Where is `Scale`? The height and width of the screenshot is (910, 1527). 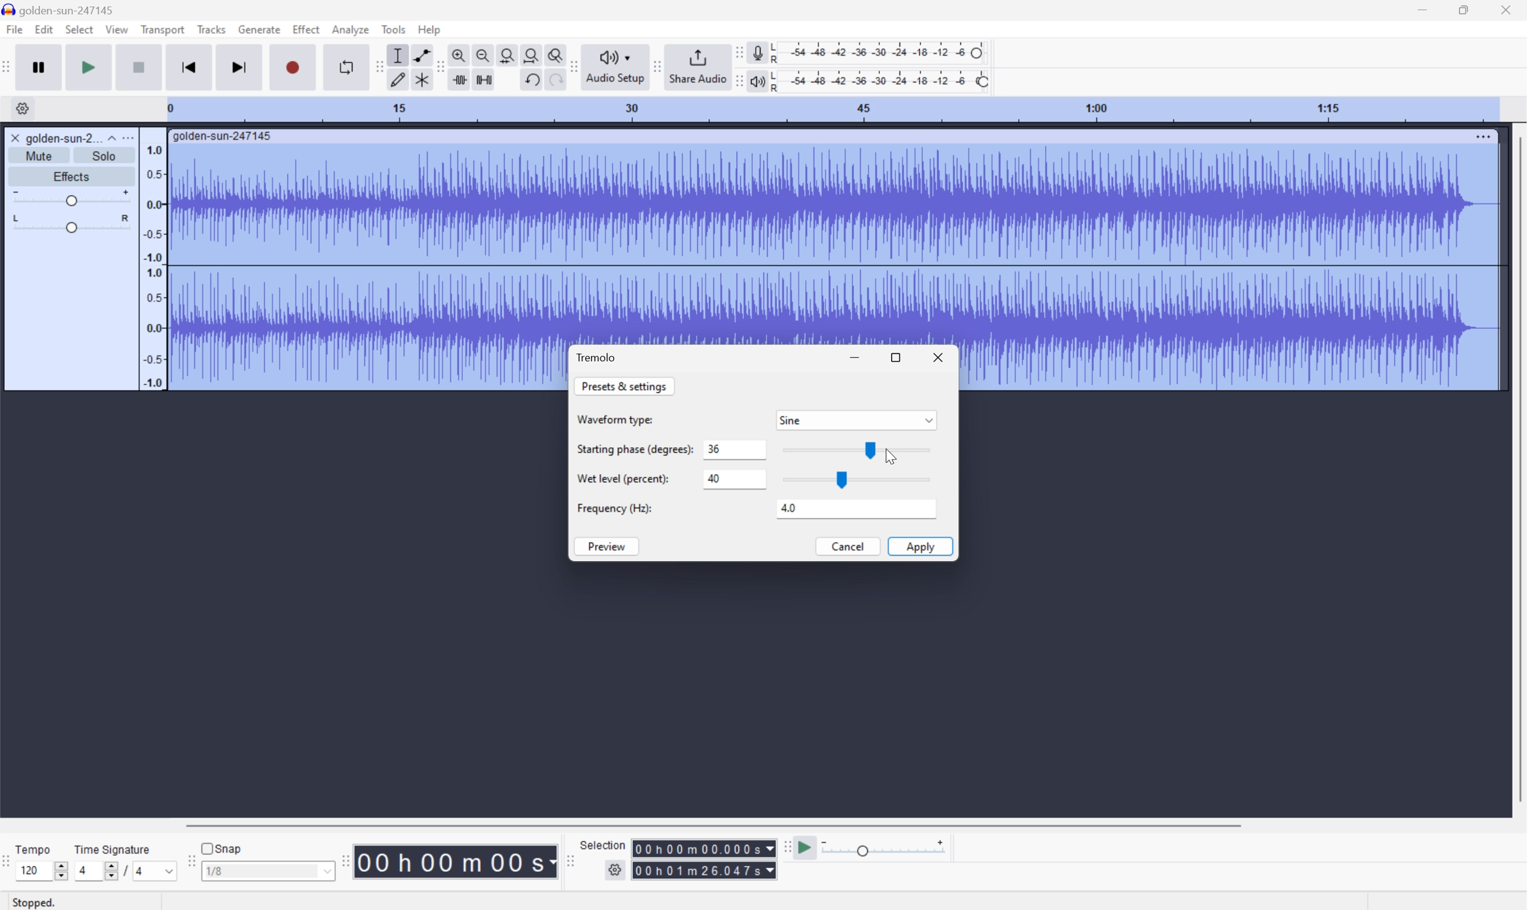 Scale is located at coordinates (832, 110).